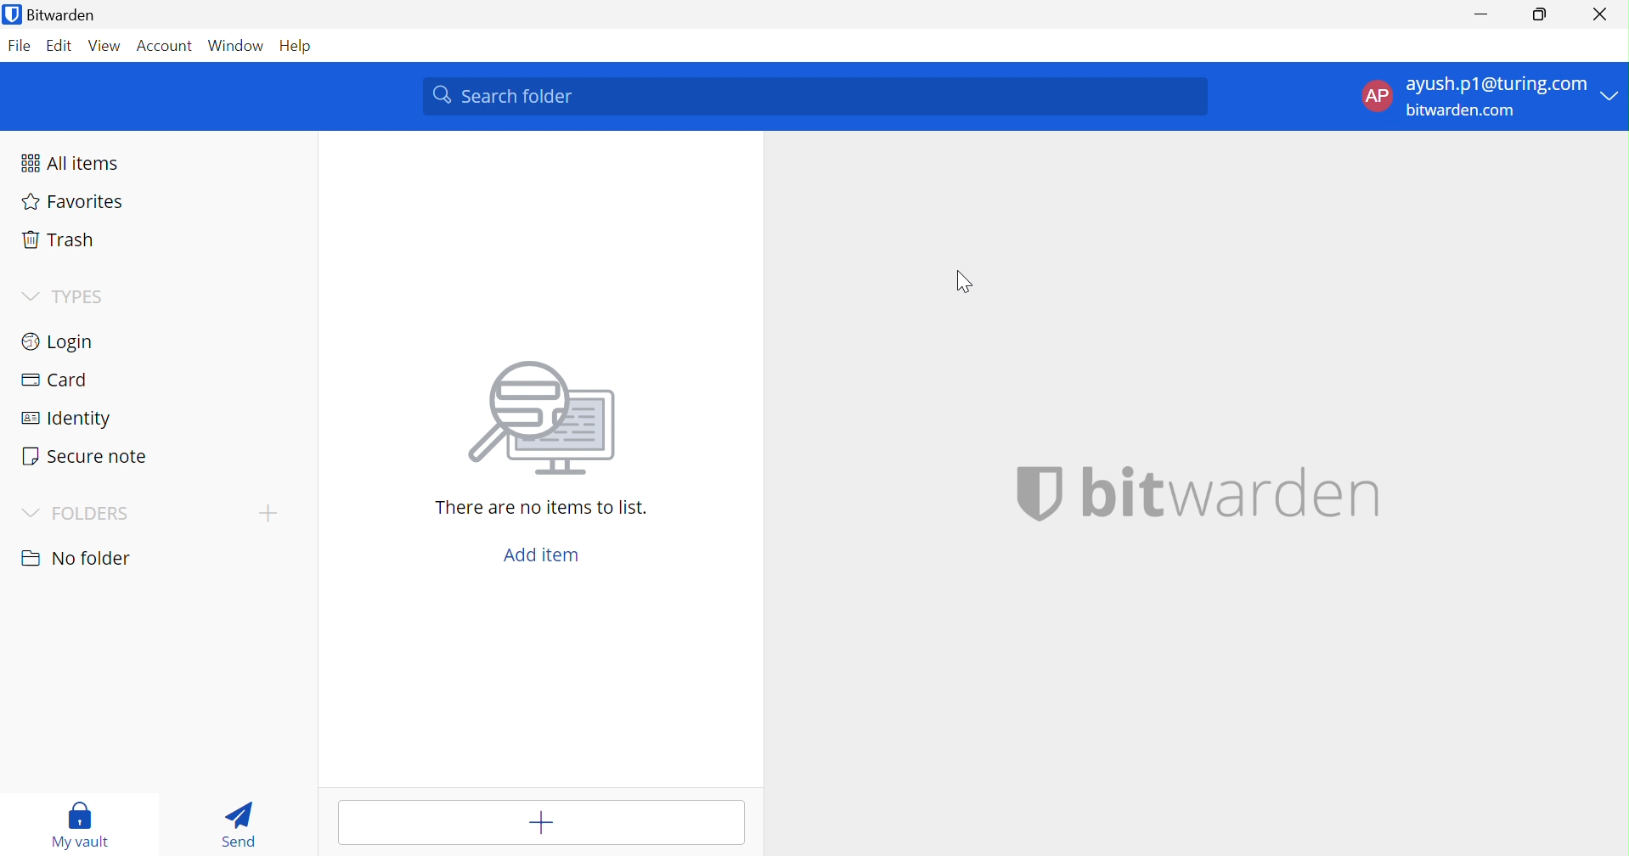  What do you see at coordinates (237, 46) in the screenshot?
I see `Window` at bounding box center [237, 46].